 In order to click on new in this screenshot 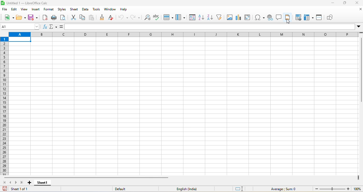, I will do `click(9, 18)`.